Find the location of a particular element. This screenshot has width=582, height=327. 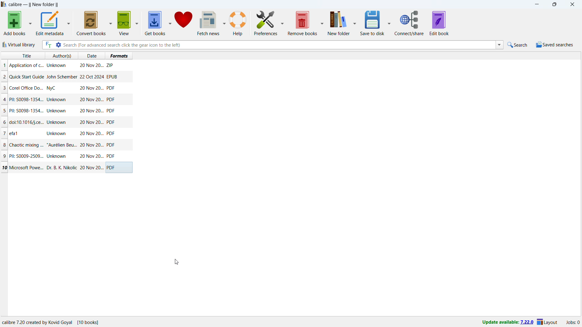

ZIP is located at coordinates (111, 65).